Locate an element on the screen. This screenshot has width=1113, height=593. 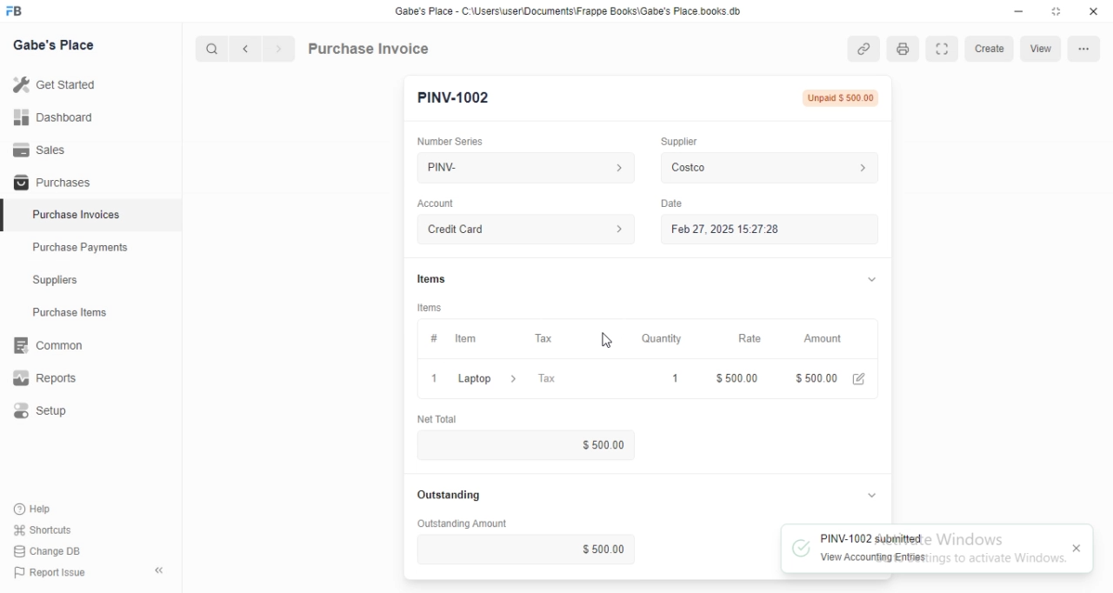
Next is located at coordinates (280, 49).